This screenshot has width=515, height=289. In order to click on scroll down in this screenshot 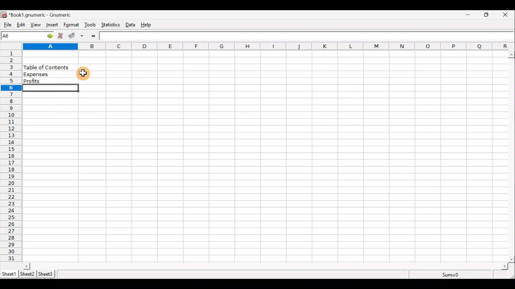, I will do `click(512, 259)`.